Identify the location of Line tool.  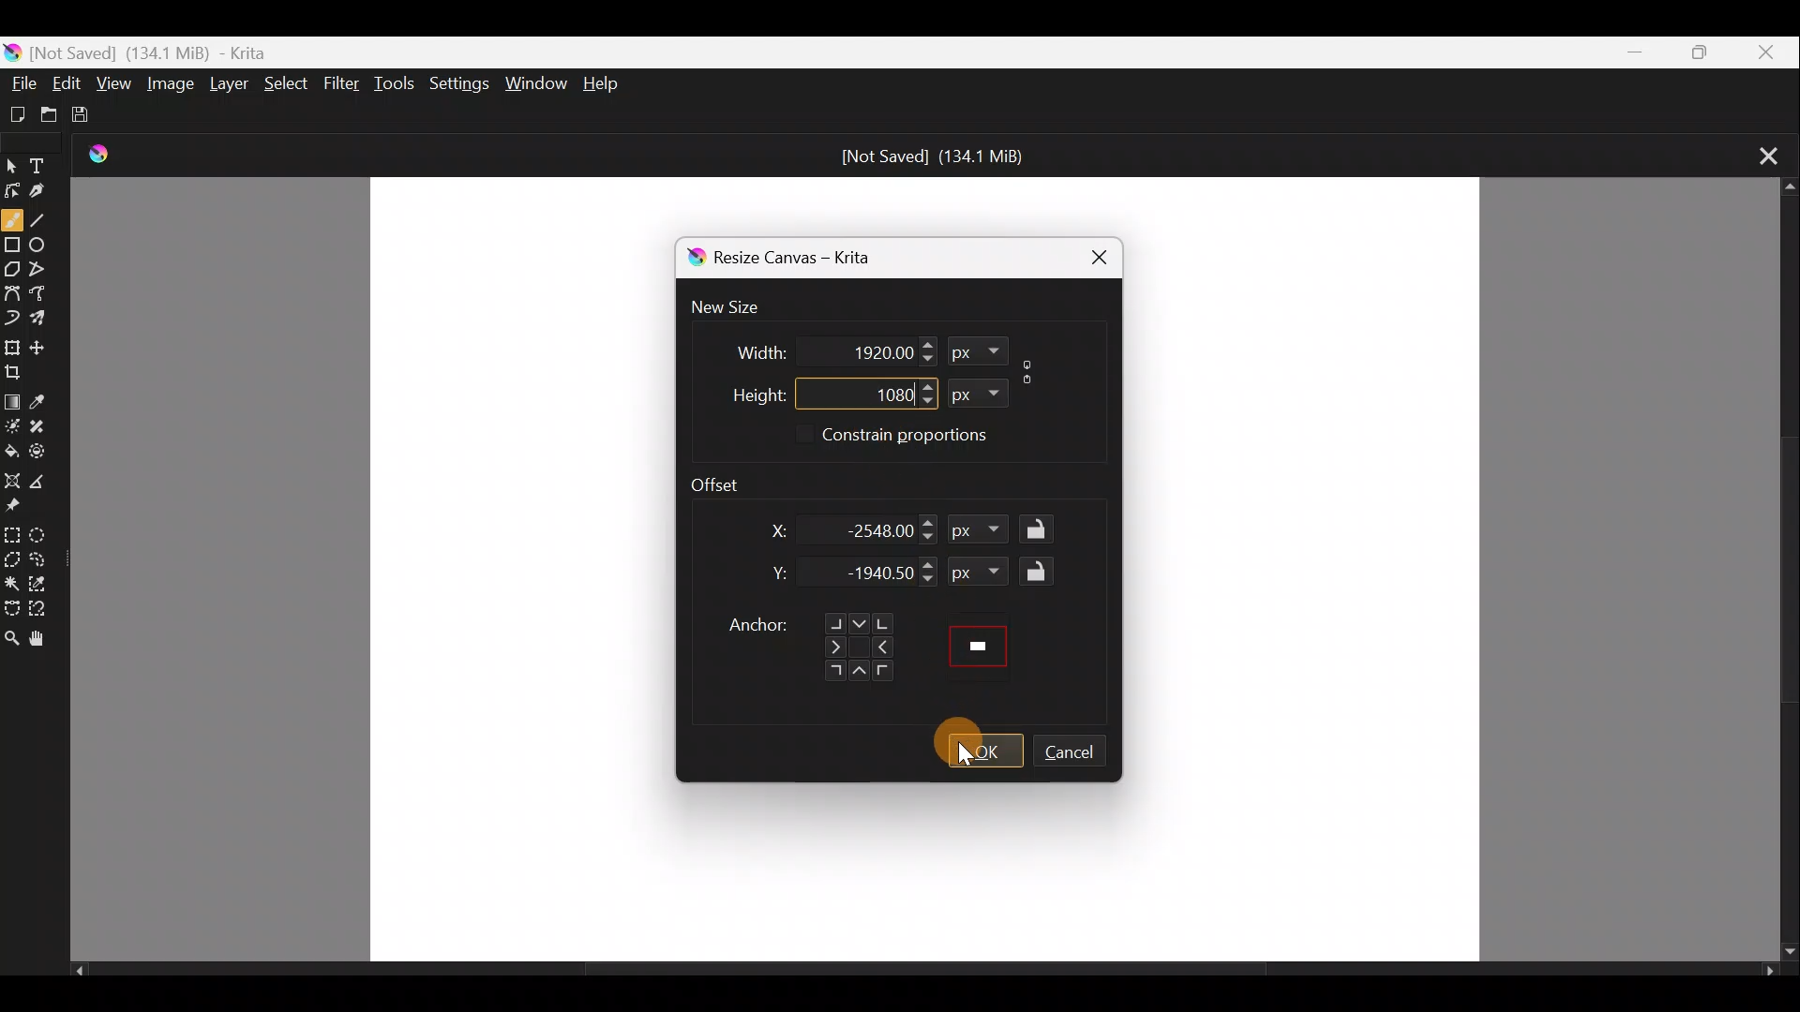
(43, 220).